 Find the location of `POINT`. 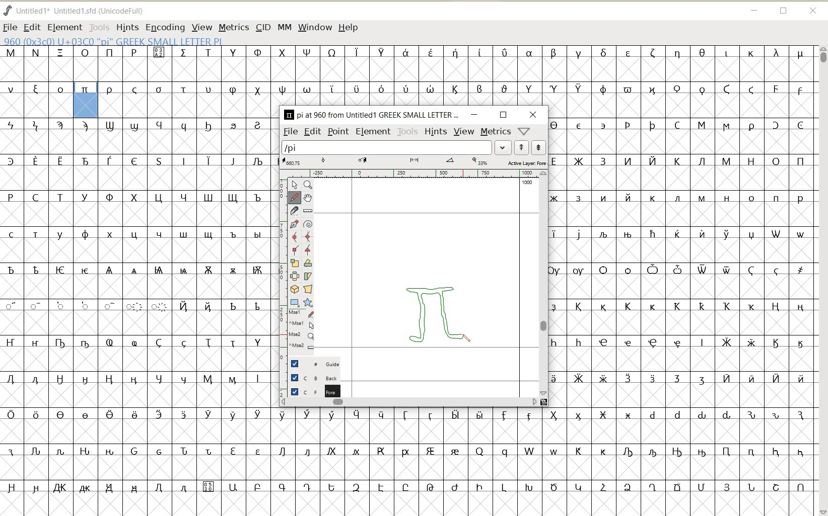

POINT is located at coordinates (338, 132).